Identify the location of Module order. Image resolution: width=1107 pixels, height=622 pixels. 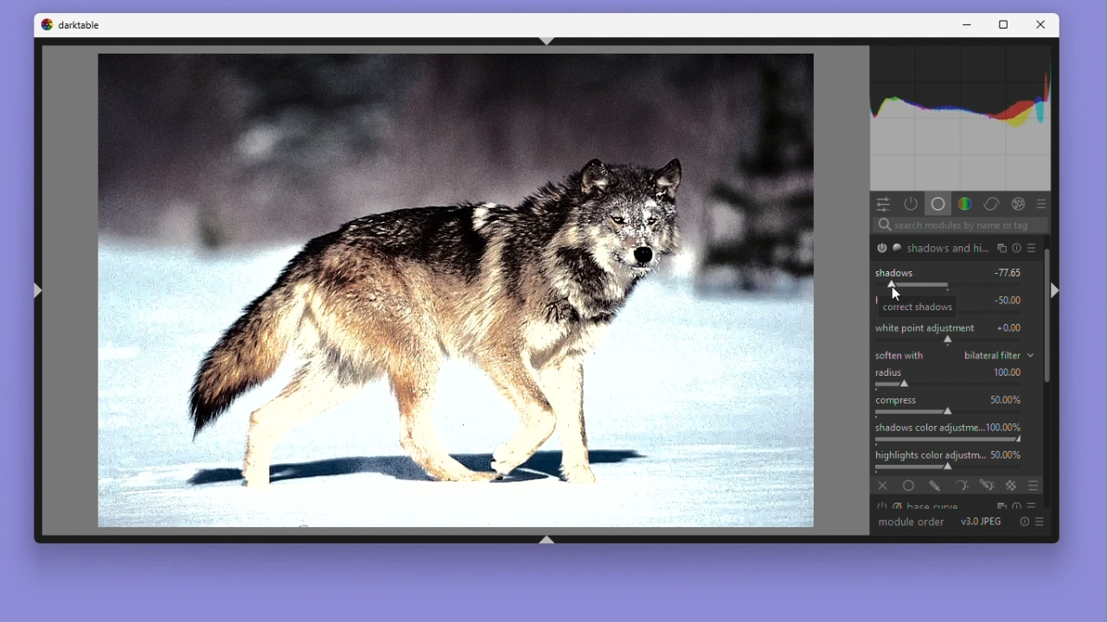
(894, 524).